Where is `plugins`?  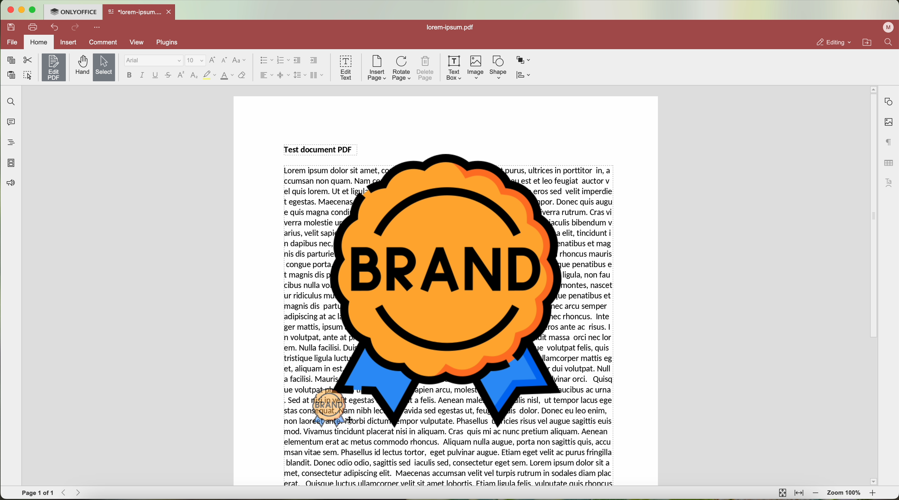 plugins is located at coordinates (171, 42).